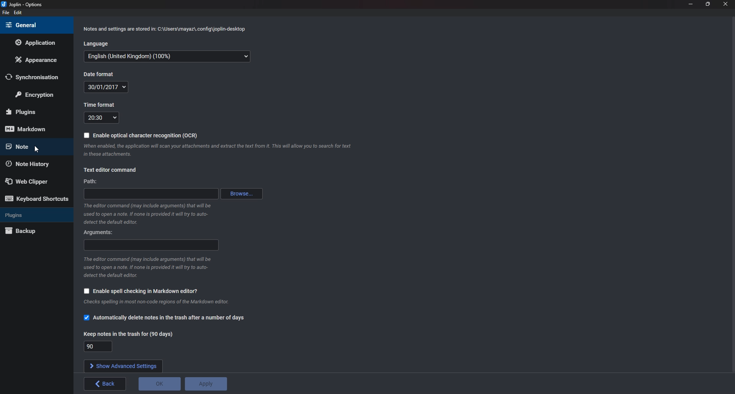 Image resolution: width=735 pixels, height=394 pixels. Describe the element at coordinates (129, 334) in the screenshot. I see `Keep notes in the trash for` at that location.